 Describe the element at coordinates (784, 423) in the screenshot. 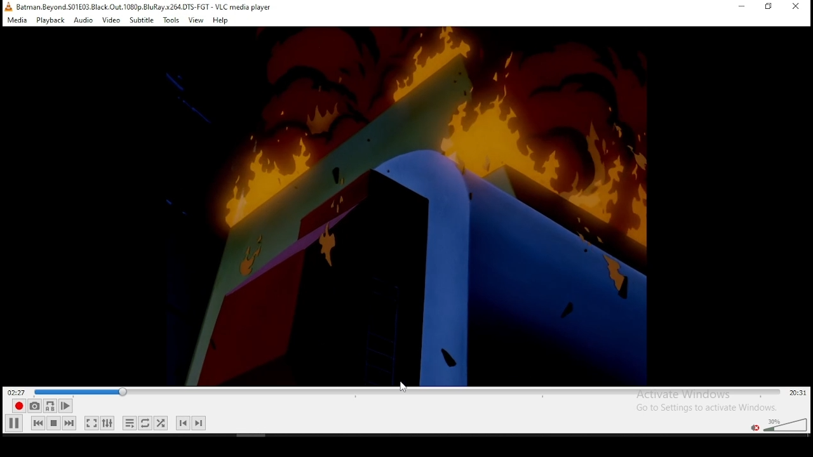

I see `volume` at that location.